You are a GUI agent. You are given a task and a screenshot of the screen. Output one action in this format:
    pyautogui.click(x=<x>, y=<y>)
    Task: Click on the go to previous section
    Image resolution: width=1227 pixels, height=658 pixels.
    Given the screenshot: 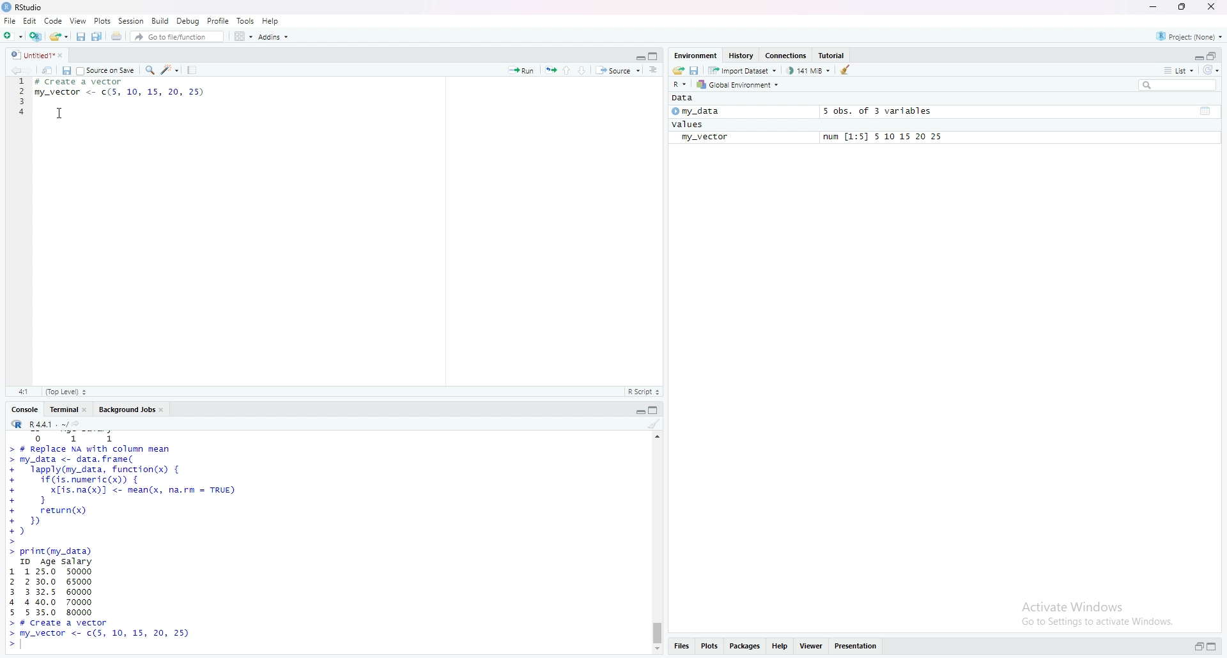 What is the action you would take?
    pyautogui.click(x=566, y=70)
    